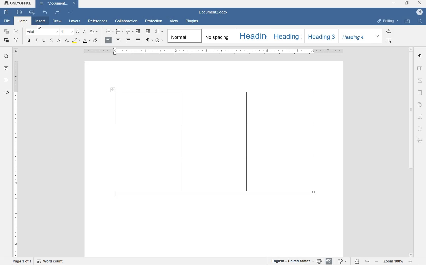 This screenshot has height=265, width=426. Describe the element at coordinates (154, 21) in the screenshot. I see `protection` at that location.